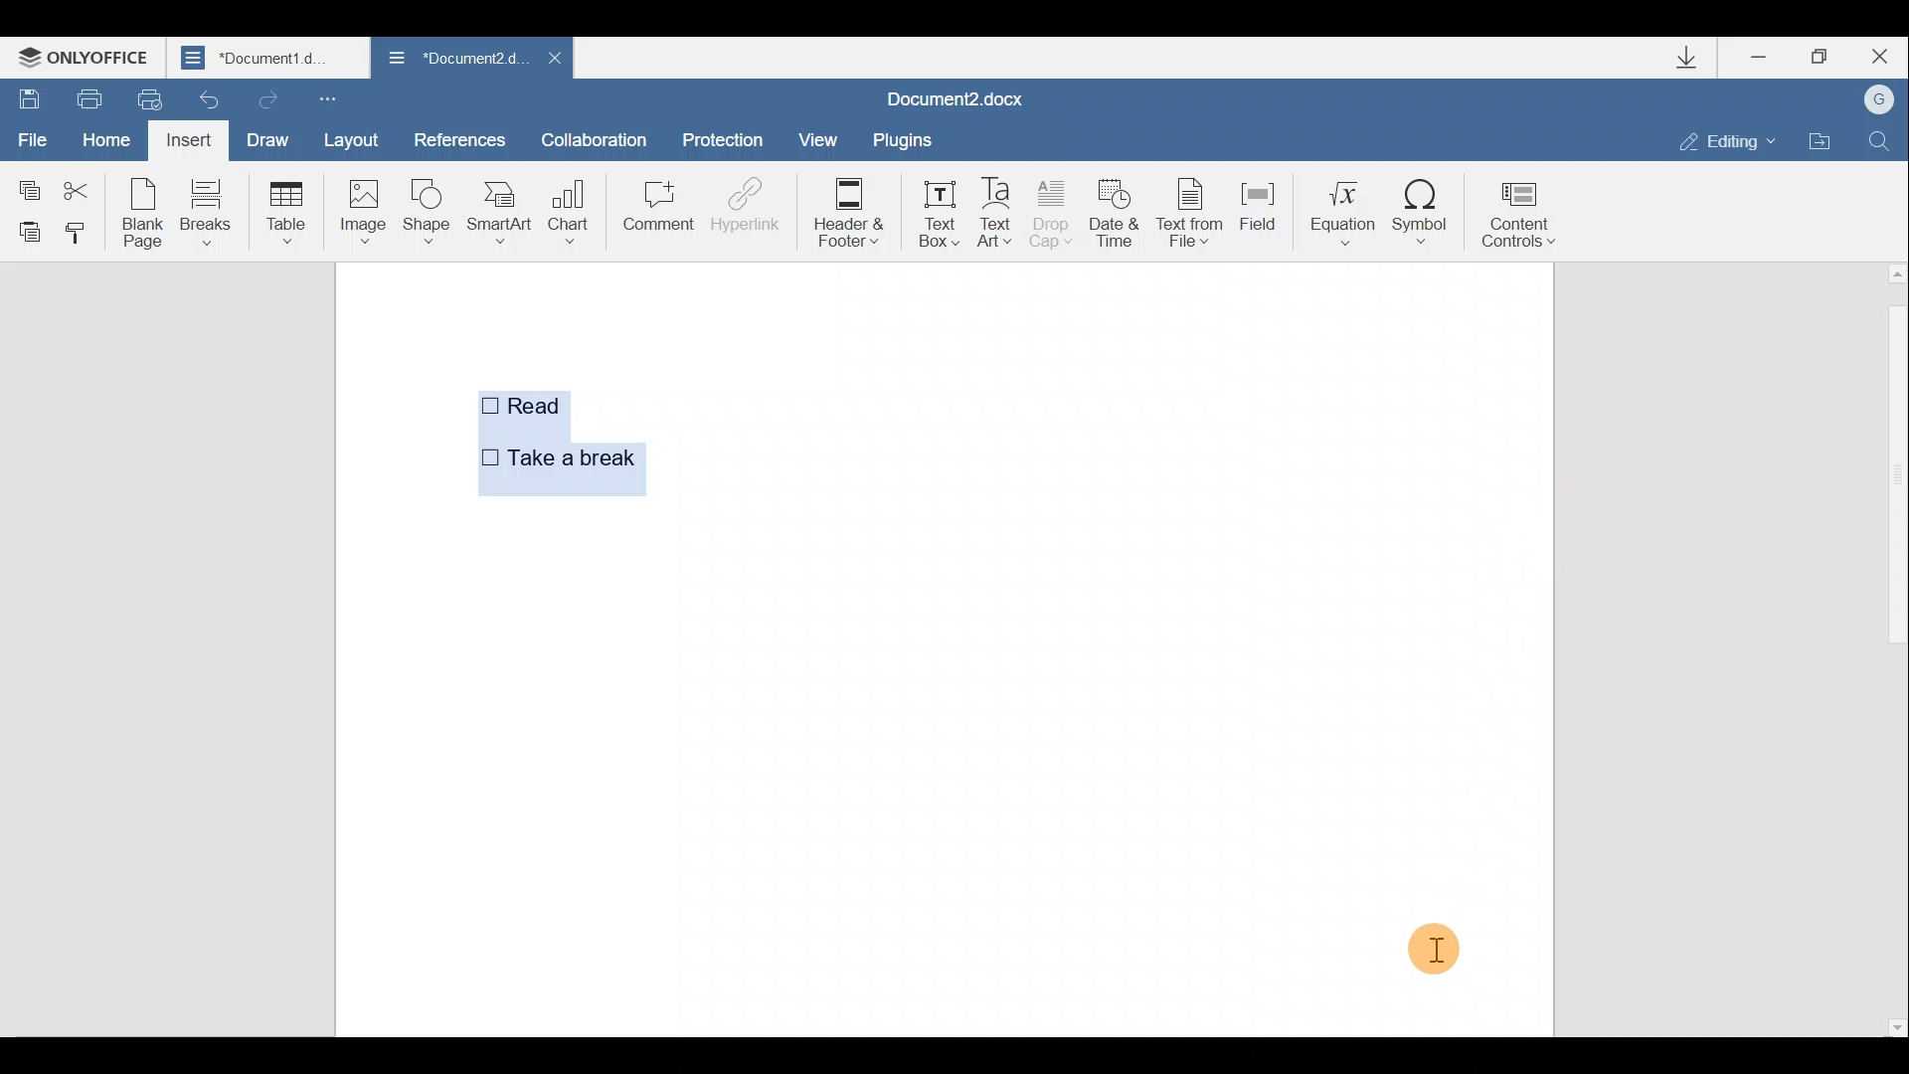 Image resolution: width=1909 pixels, height=1074 pixels. What do you see at coordinates (657, 209) in the screenshot?
I see `Comment` at bounding box center [657, 209].